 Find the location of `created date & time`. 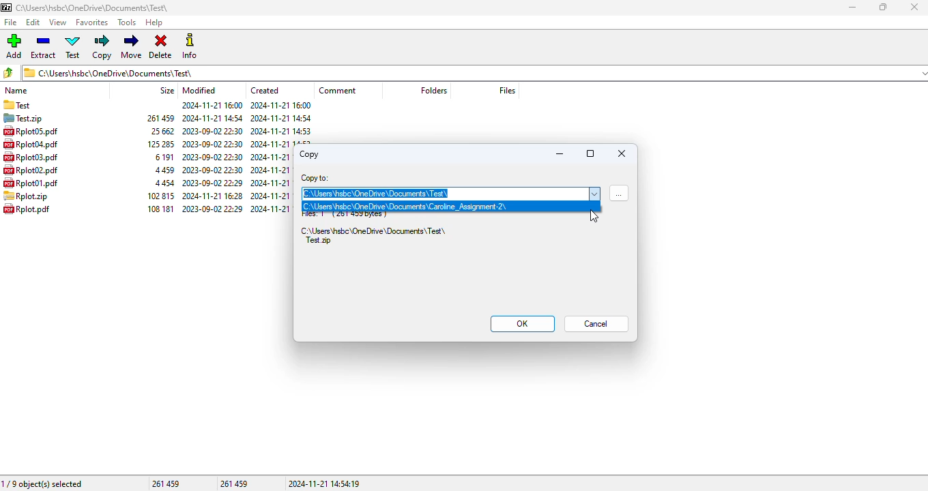

created date & time is located at coordinates (271, 208).